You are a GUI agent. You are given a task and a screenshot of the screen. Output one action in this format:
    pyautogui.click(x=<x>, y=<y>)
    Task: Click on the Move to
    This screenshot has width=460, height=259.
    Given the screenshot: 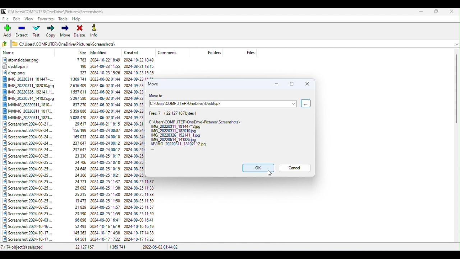 What is the action you would take?
    pyautogui.click(x=159, y=96)
    